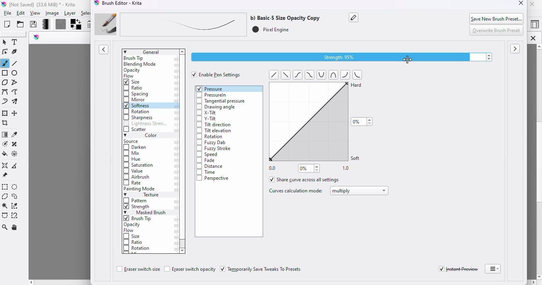 The image size is (542, 285). What do you see at coordinates (150, 52) in the screenshot?
I see `general settings` at bounding box center [150, 52].